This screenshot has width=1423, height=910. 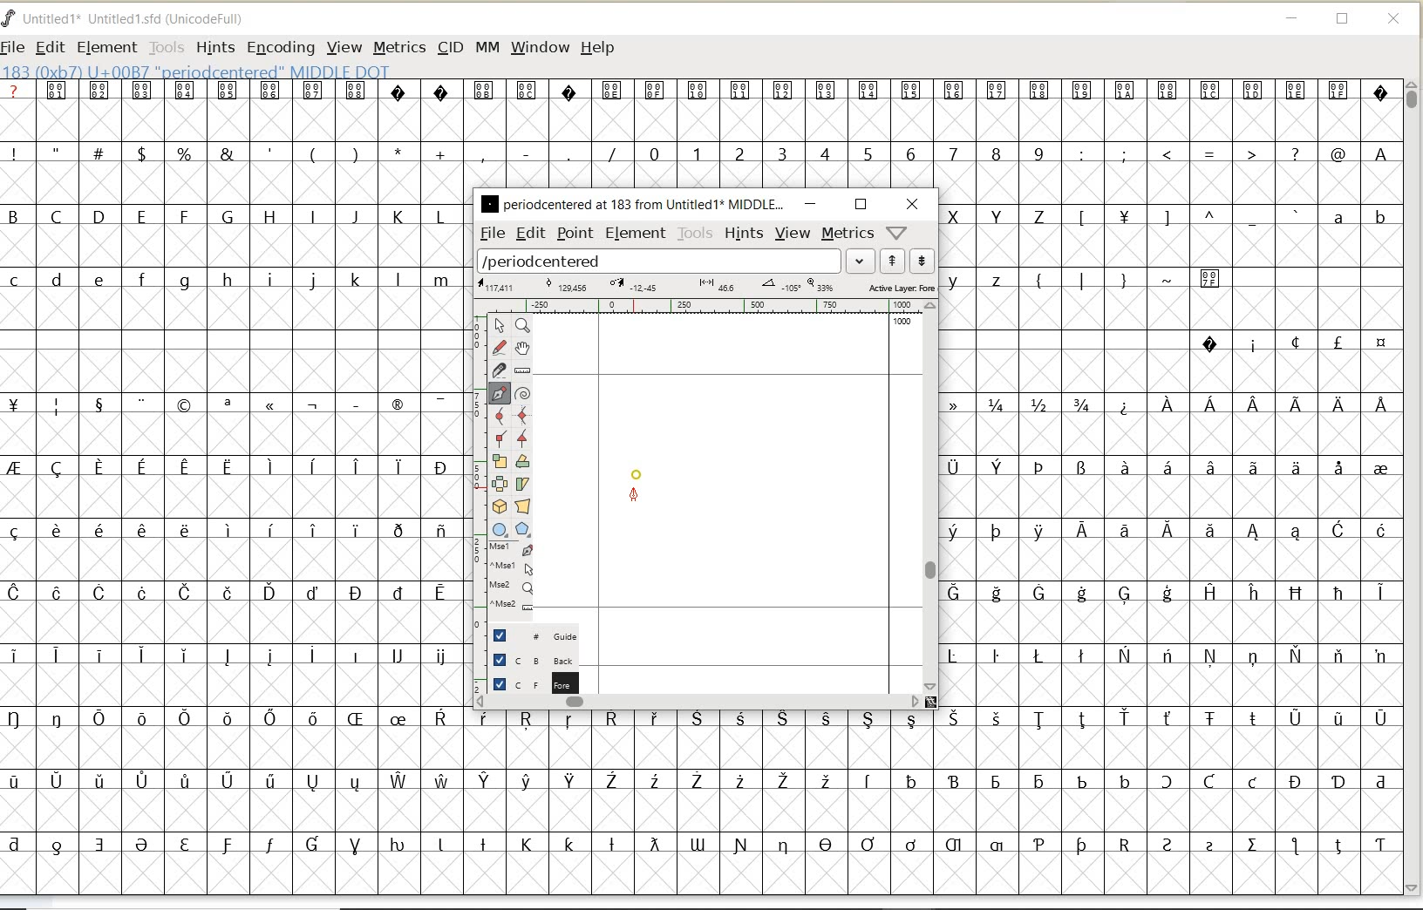 I want to click on SCROLLBAR, so click(x=1414, y=487).